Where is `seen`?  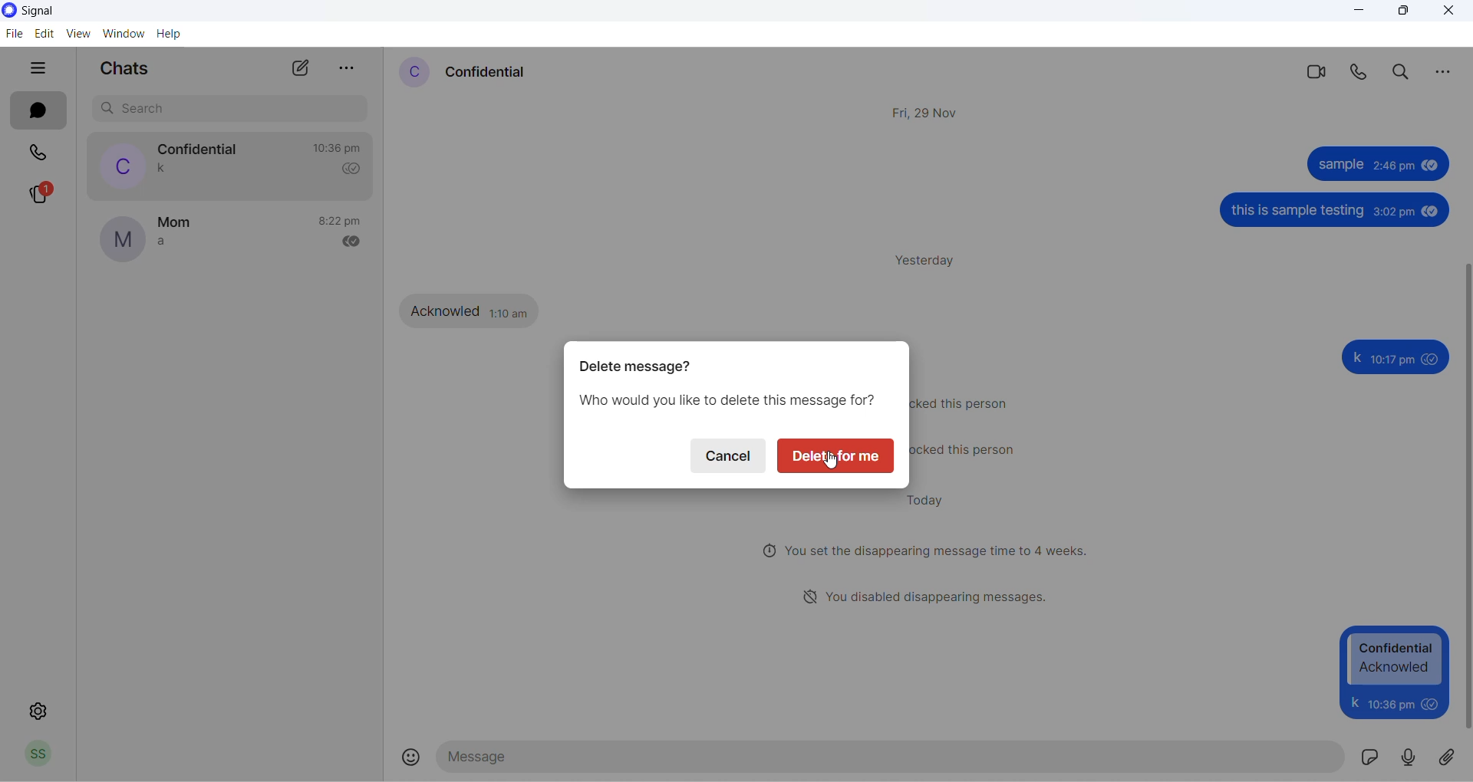 seen is located at coordinates (1432, 165).